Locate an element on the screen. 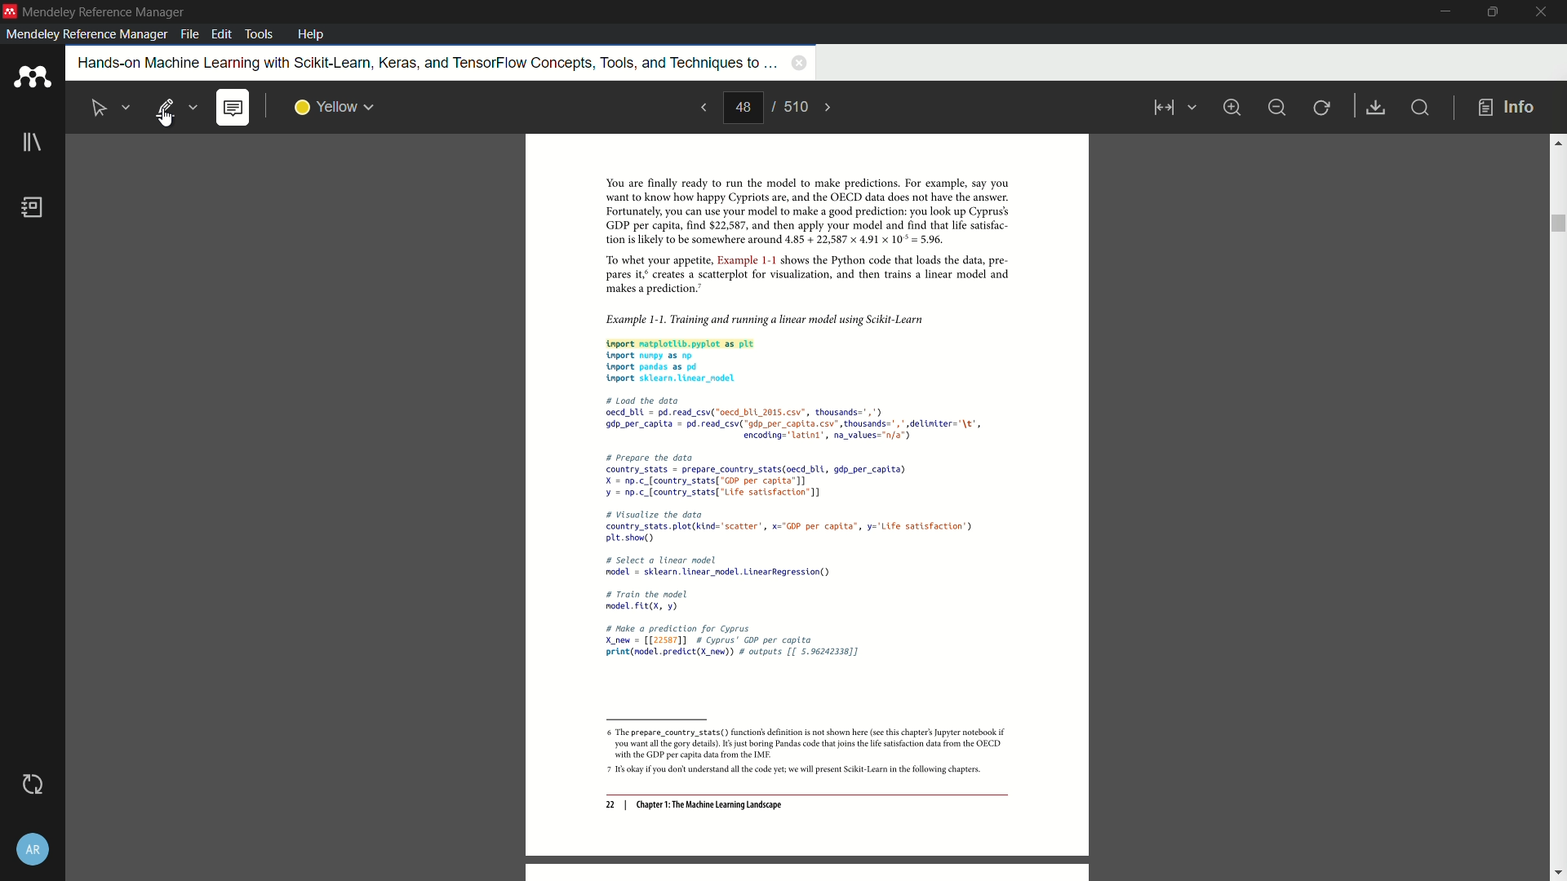 This screenshot has width=1567, height=881. tools menu is located at coordinates (258, 34).